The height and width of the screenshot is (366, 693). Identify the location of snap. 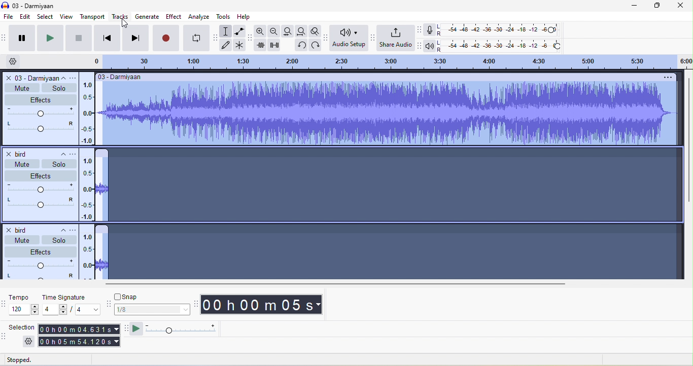
(153, 304).